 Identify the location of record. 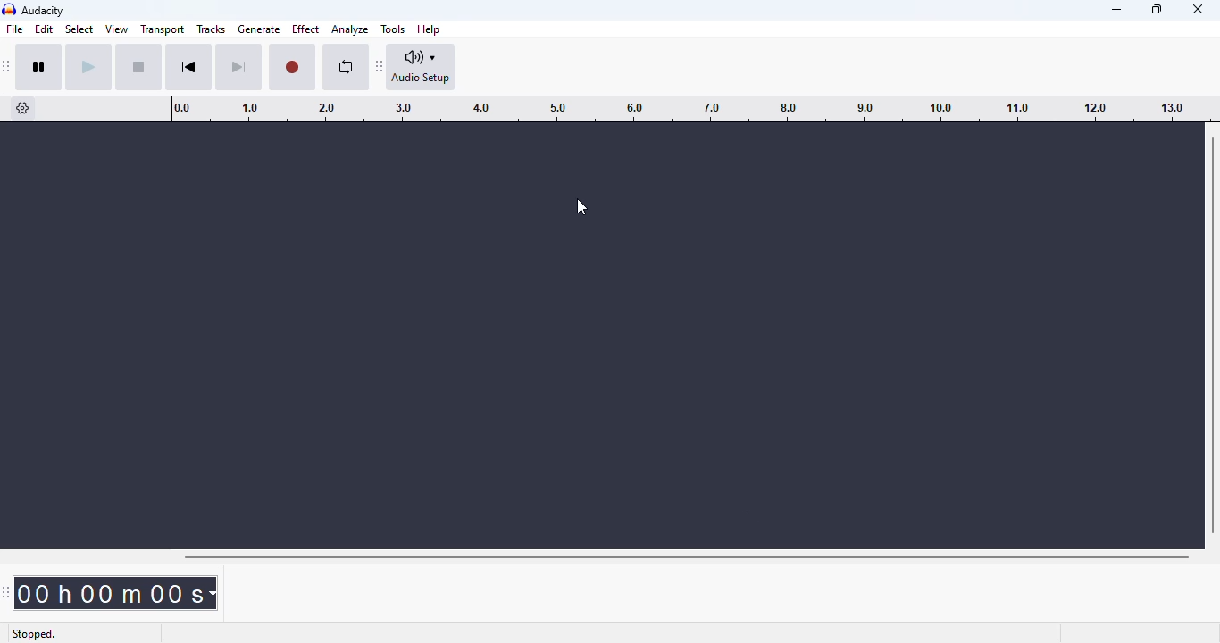
(292, 68).